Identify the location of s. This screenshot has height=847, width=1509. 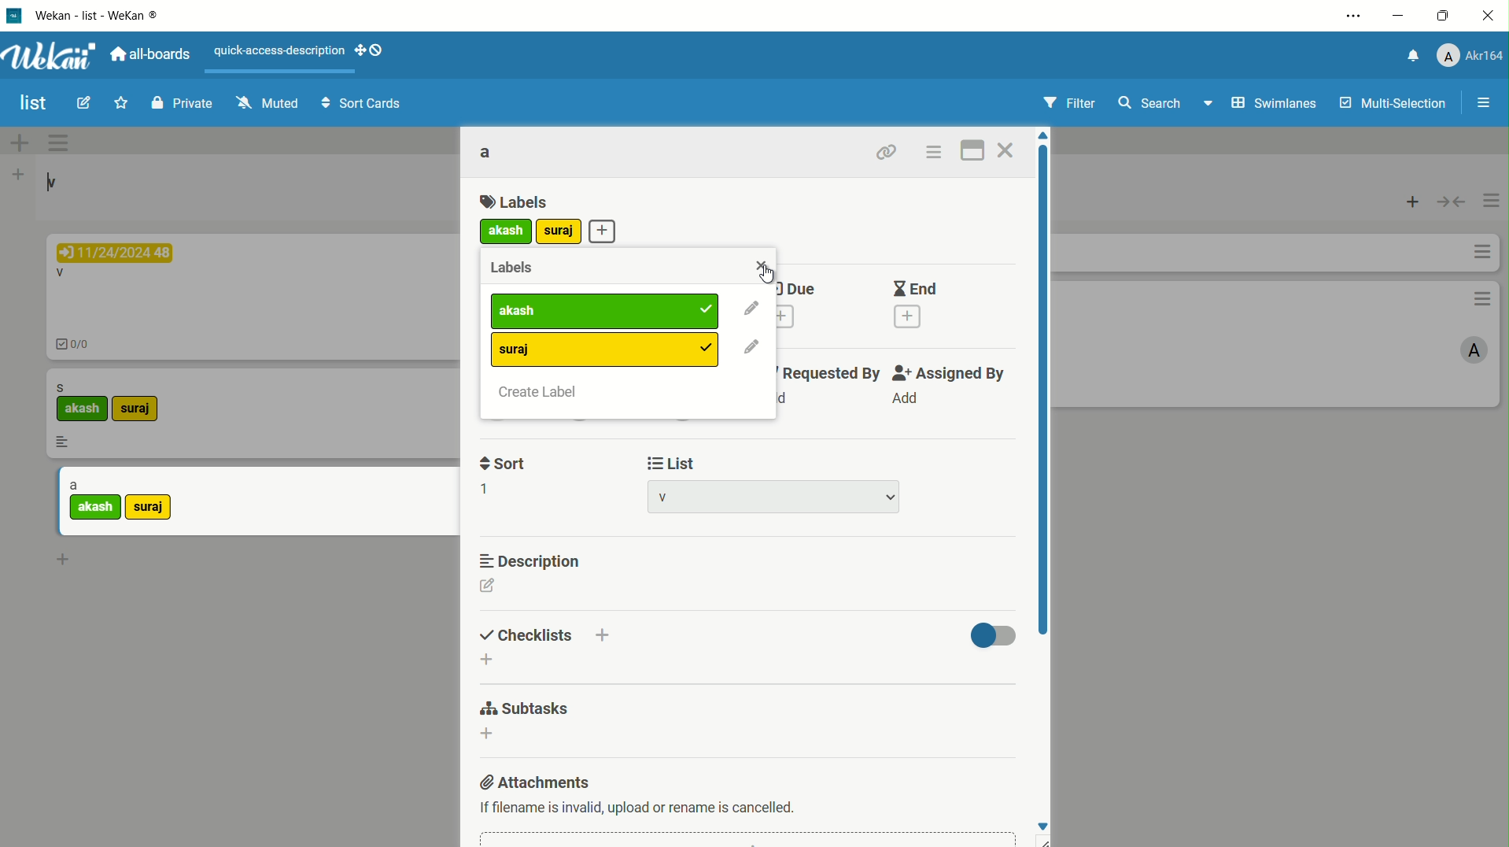
(68, 387).